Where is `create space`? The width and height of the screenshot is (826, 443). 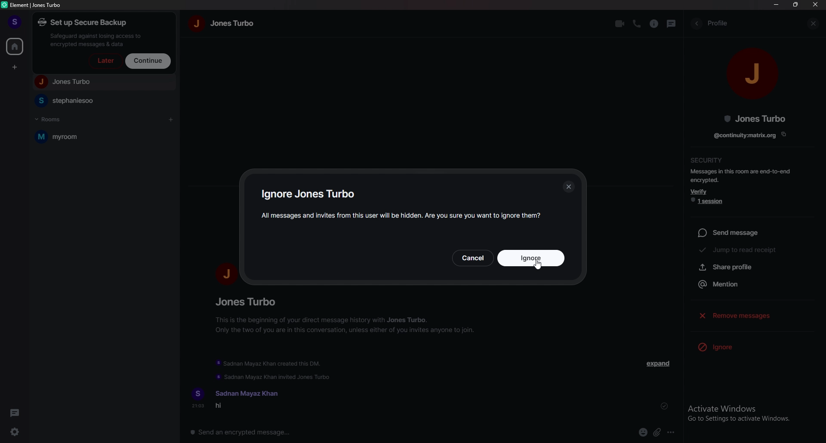 create space is located at coordinates (16, 68).